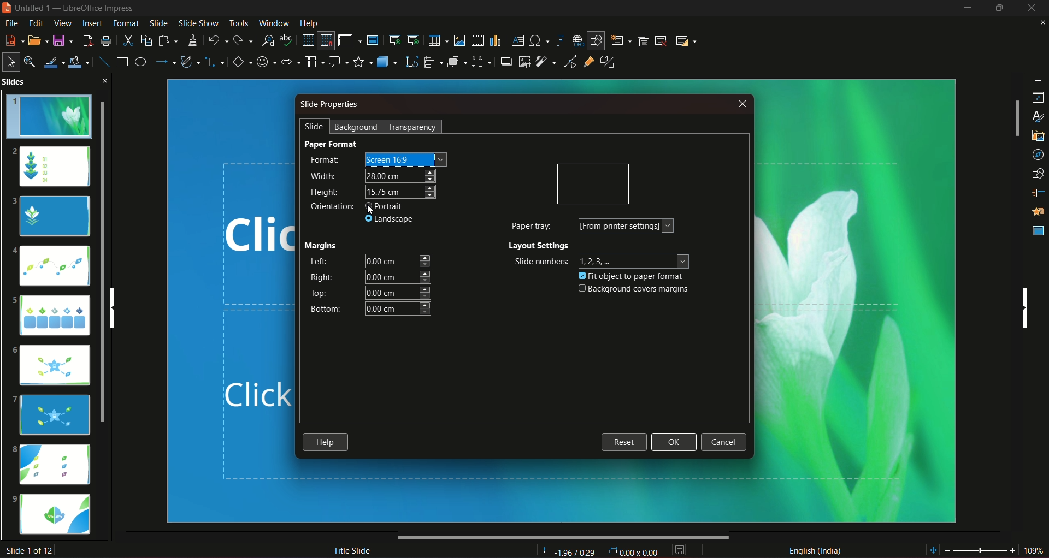  I want to click on top, so click(320, 293).